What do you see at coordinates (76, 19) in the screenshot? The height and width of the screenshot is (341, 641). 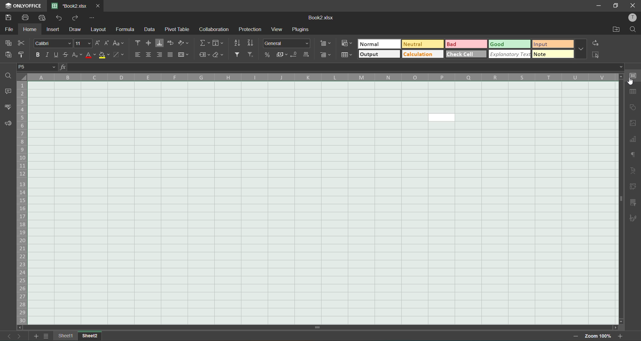 I see `redo` at bounding box center [76, 19].